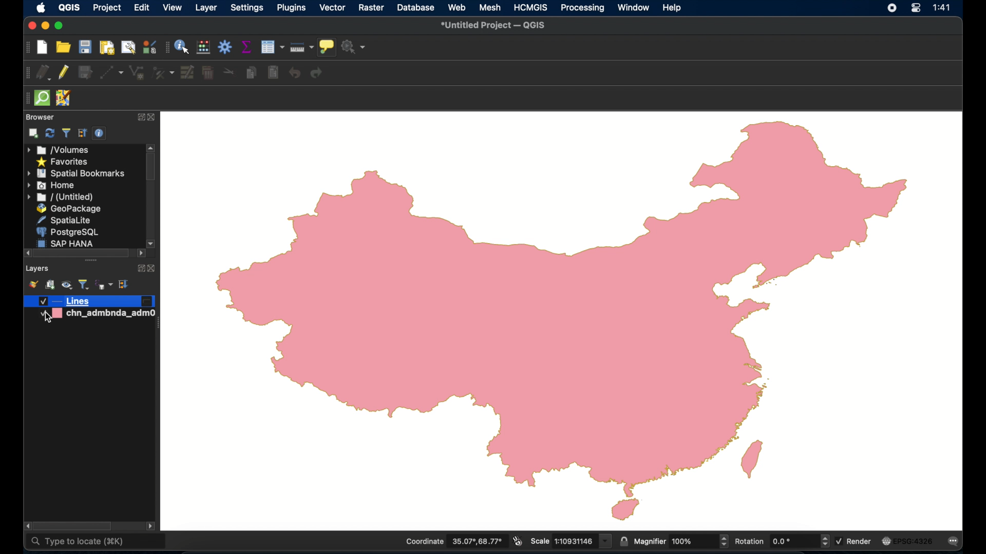  What do you see at coordinates (40, 117) in the screenshot?
I see `browser` at bounding box center [40, 117].